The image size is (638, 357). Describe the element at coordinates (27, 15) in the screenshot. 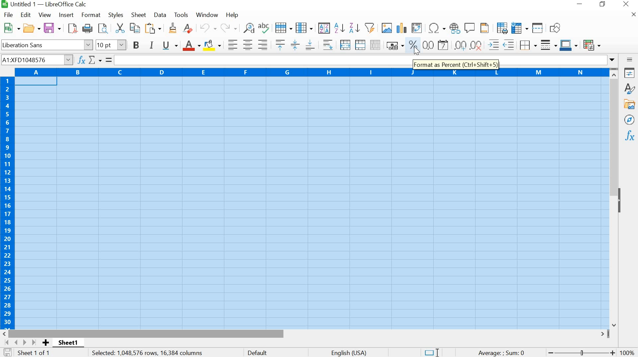

I see `EDIT` at that location.